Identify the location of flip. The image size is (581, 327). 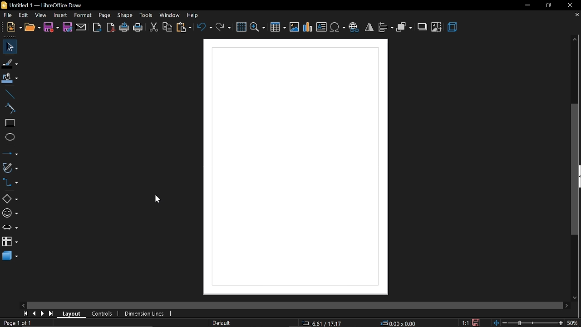
(370, 27).